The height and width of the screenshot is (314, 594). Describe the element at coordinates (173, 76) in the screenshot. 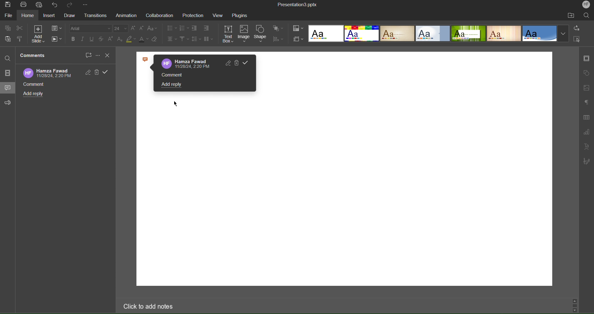

I see `Comment` at that location.